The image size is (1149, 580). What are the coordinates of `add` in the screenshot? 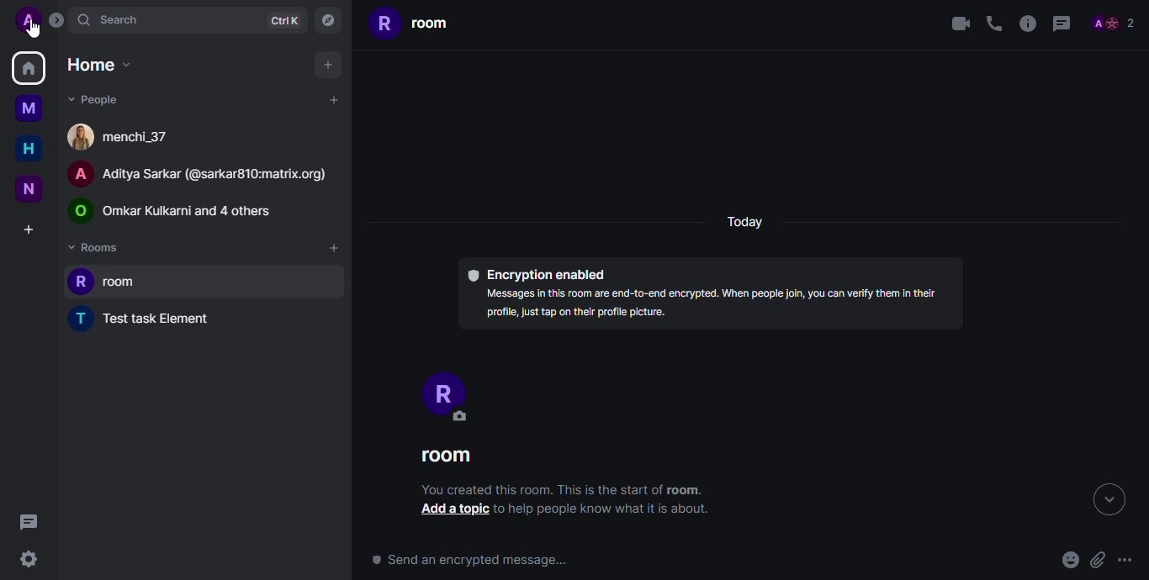 It's located at (332, 99).